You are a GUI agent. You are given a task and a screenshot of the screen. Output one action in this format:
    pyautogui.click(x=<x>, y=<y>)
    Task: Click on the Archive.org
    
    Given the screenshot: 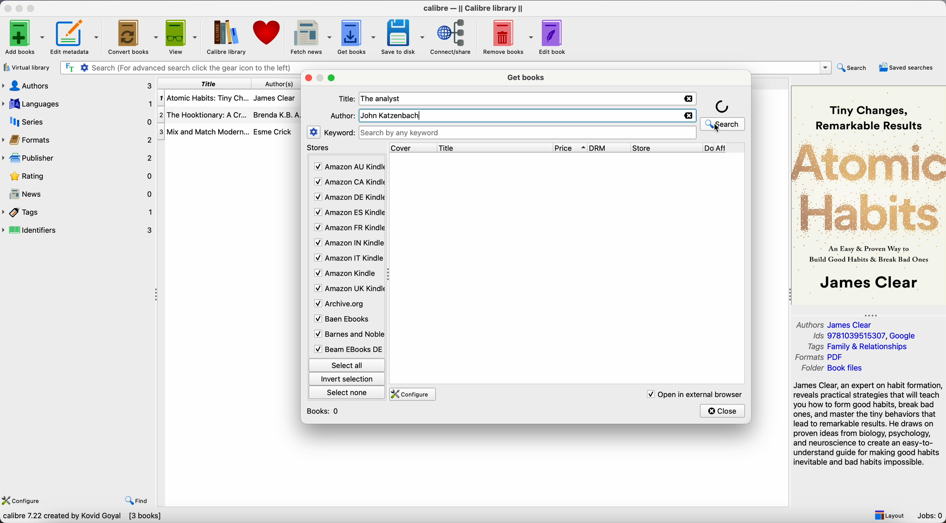 What is the action you would take?
    pyautogui.click(x=346, y=304)
    